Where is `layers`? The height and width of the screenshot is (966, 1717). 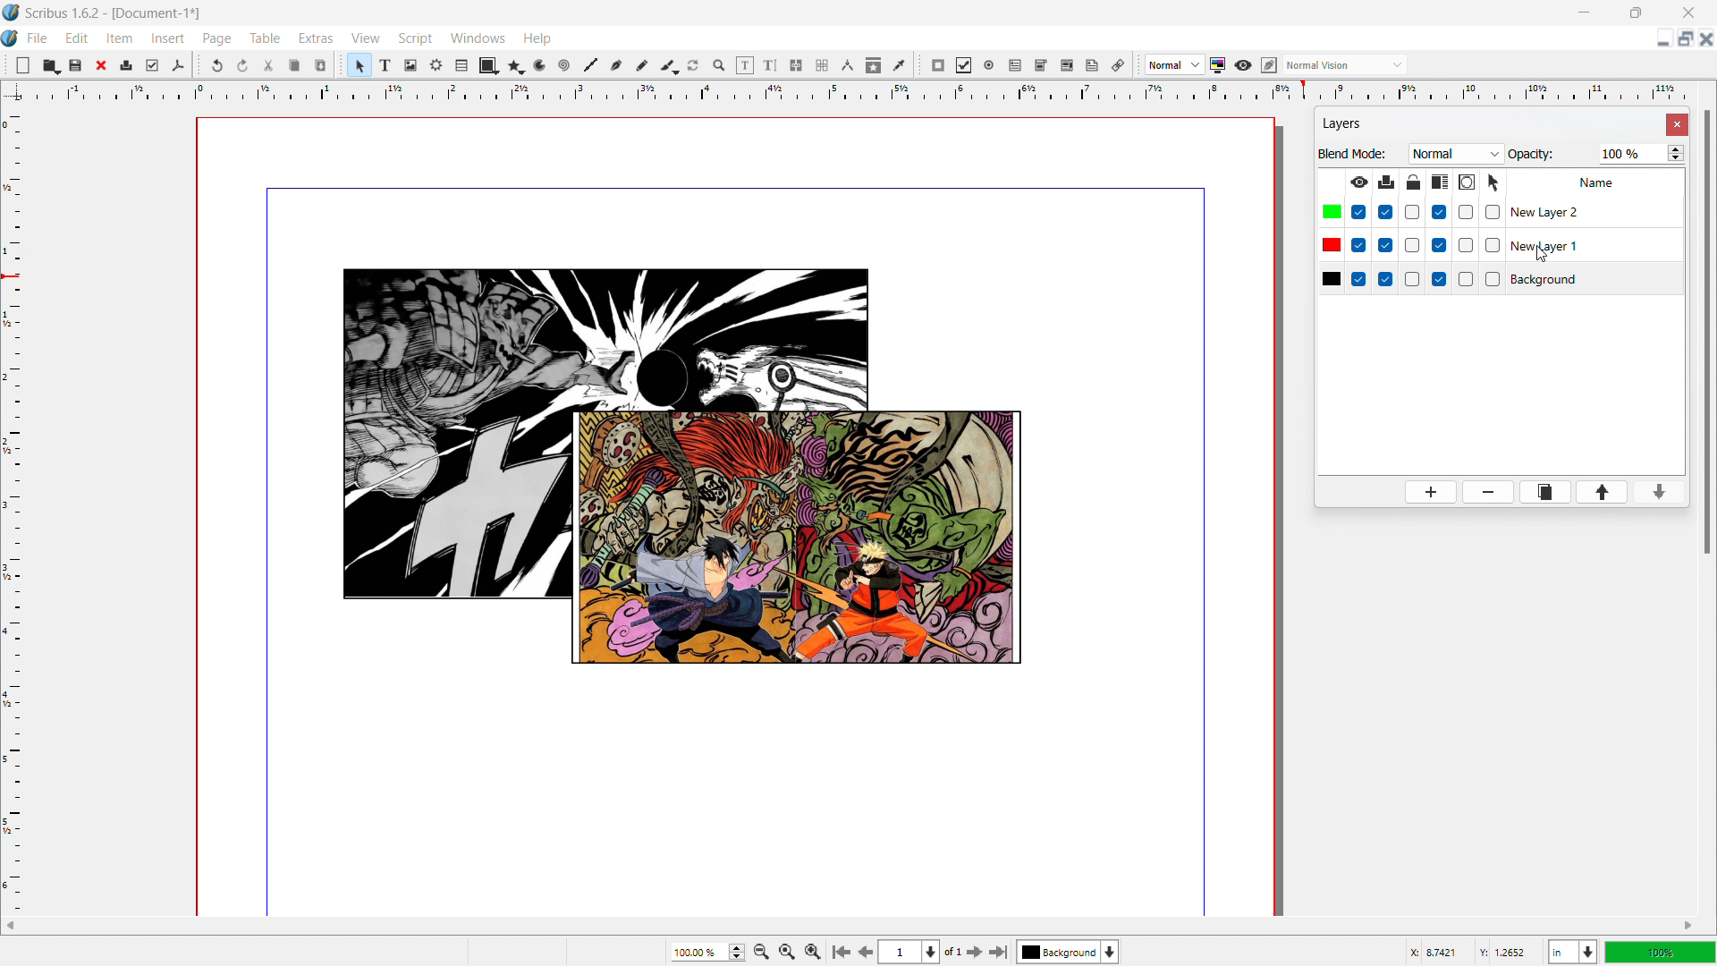
layers is located at coordinates (1347, 122).